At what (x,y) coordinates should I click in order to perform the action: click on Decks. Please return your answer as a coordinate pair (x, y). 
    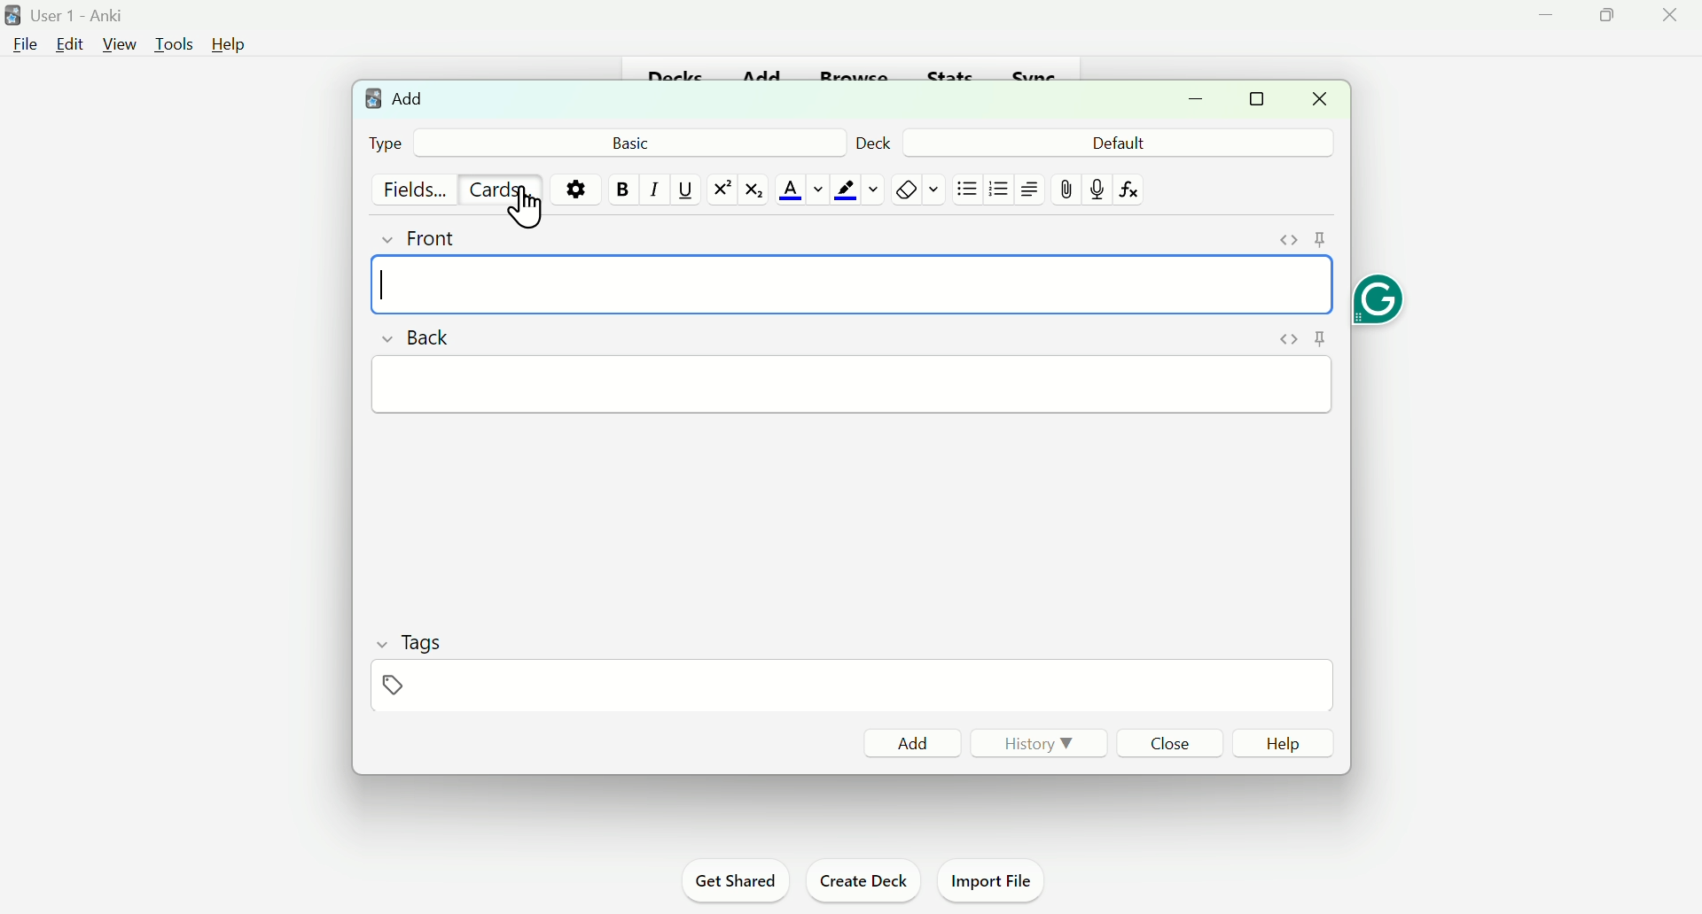
    Looking at the image, I should click on (679, 70).